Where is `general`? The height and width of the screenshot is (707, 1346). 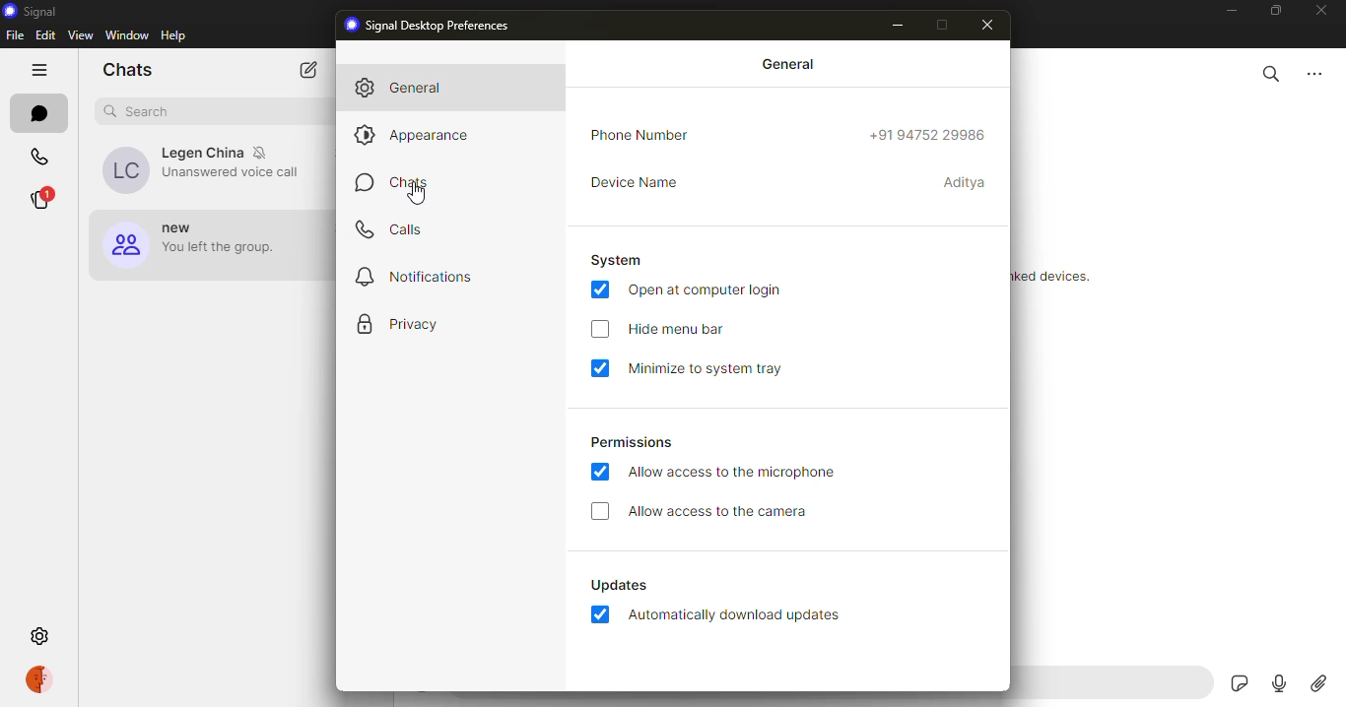
general is located at coordinates (790, 64).